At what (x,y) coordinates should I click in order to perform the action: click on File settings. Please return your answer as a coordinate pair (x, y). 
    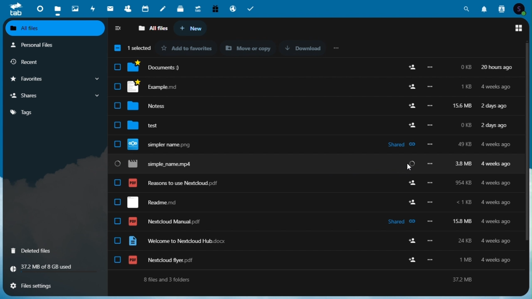
    Looking at the image, I should click on (36, 286).